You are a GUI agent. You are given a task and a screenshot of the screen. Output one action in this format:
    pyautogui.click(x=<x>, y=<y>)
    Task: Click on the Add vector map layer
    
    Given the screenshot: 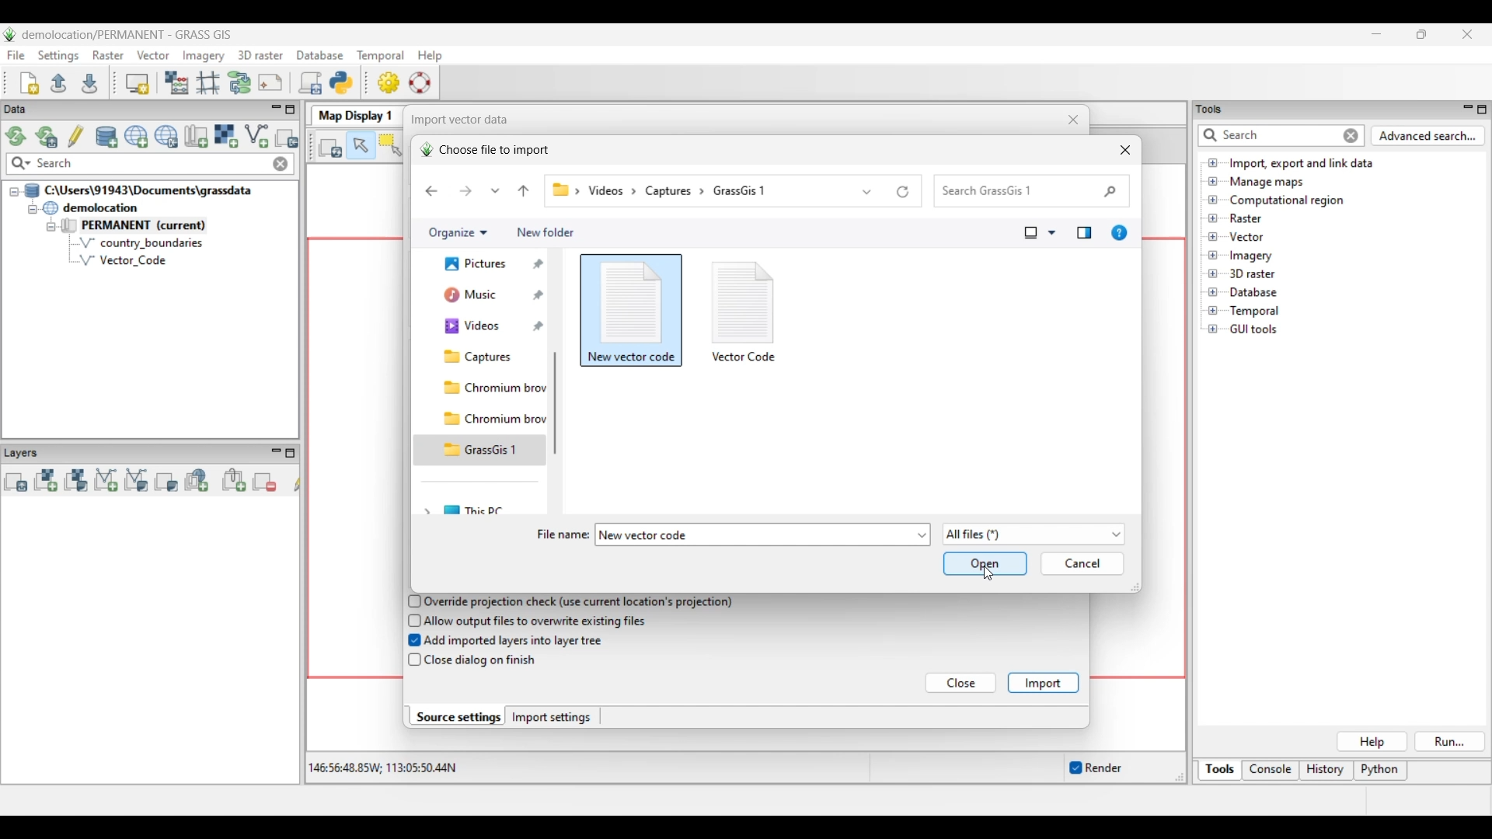 What is the action you would take?
    pyautogui.click(x=106, y=481)
    